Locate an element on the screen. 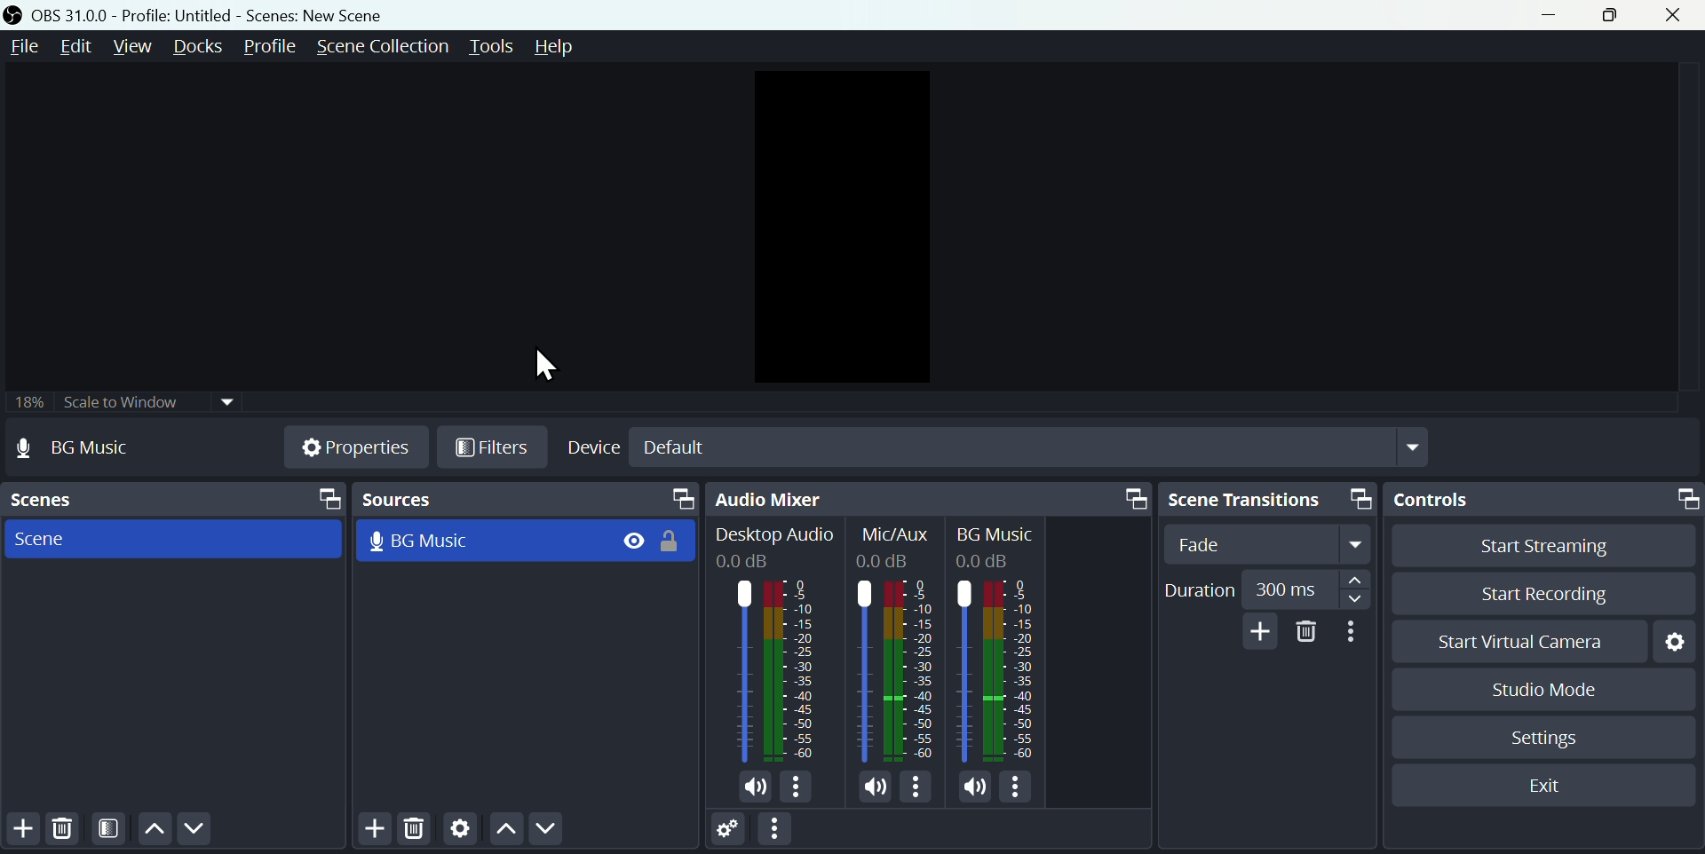 The image size is (1705, 854). Visible is located at coordinates (634, 541).